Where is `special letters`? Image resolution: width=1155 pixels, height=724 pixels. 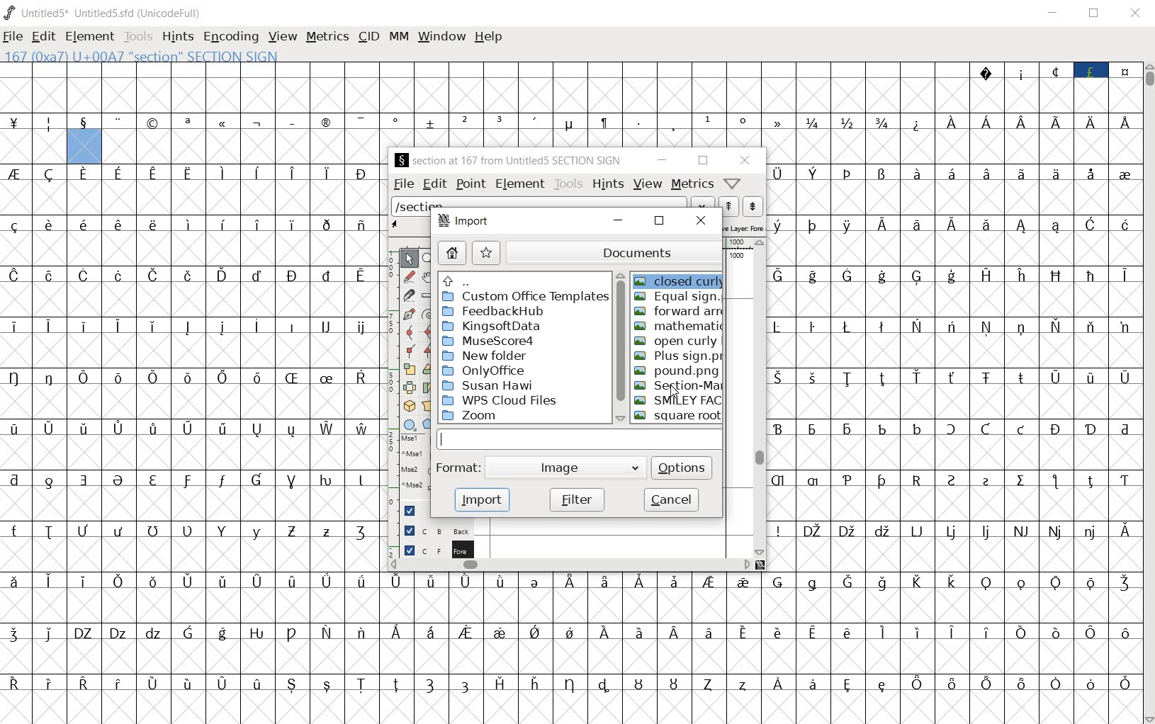 special letters is located at coordinates (193, 478).